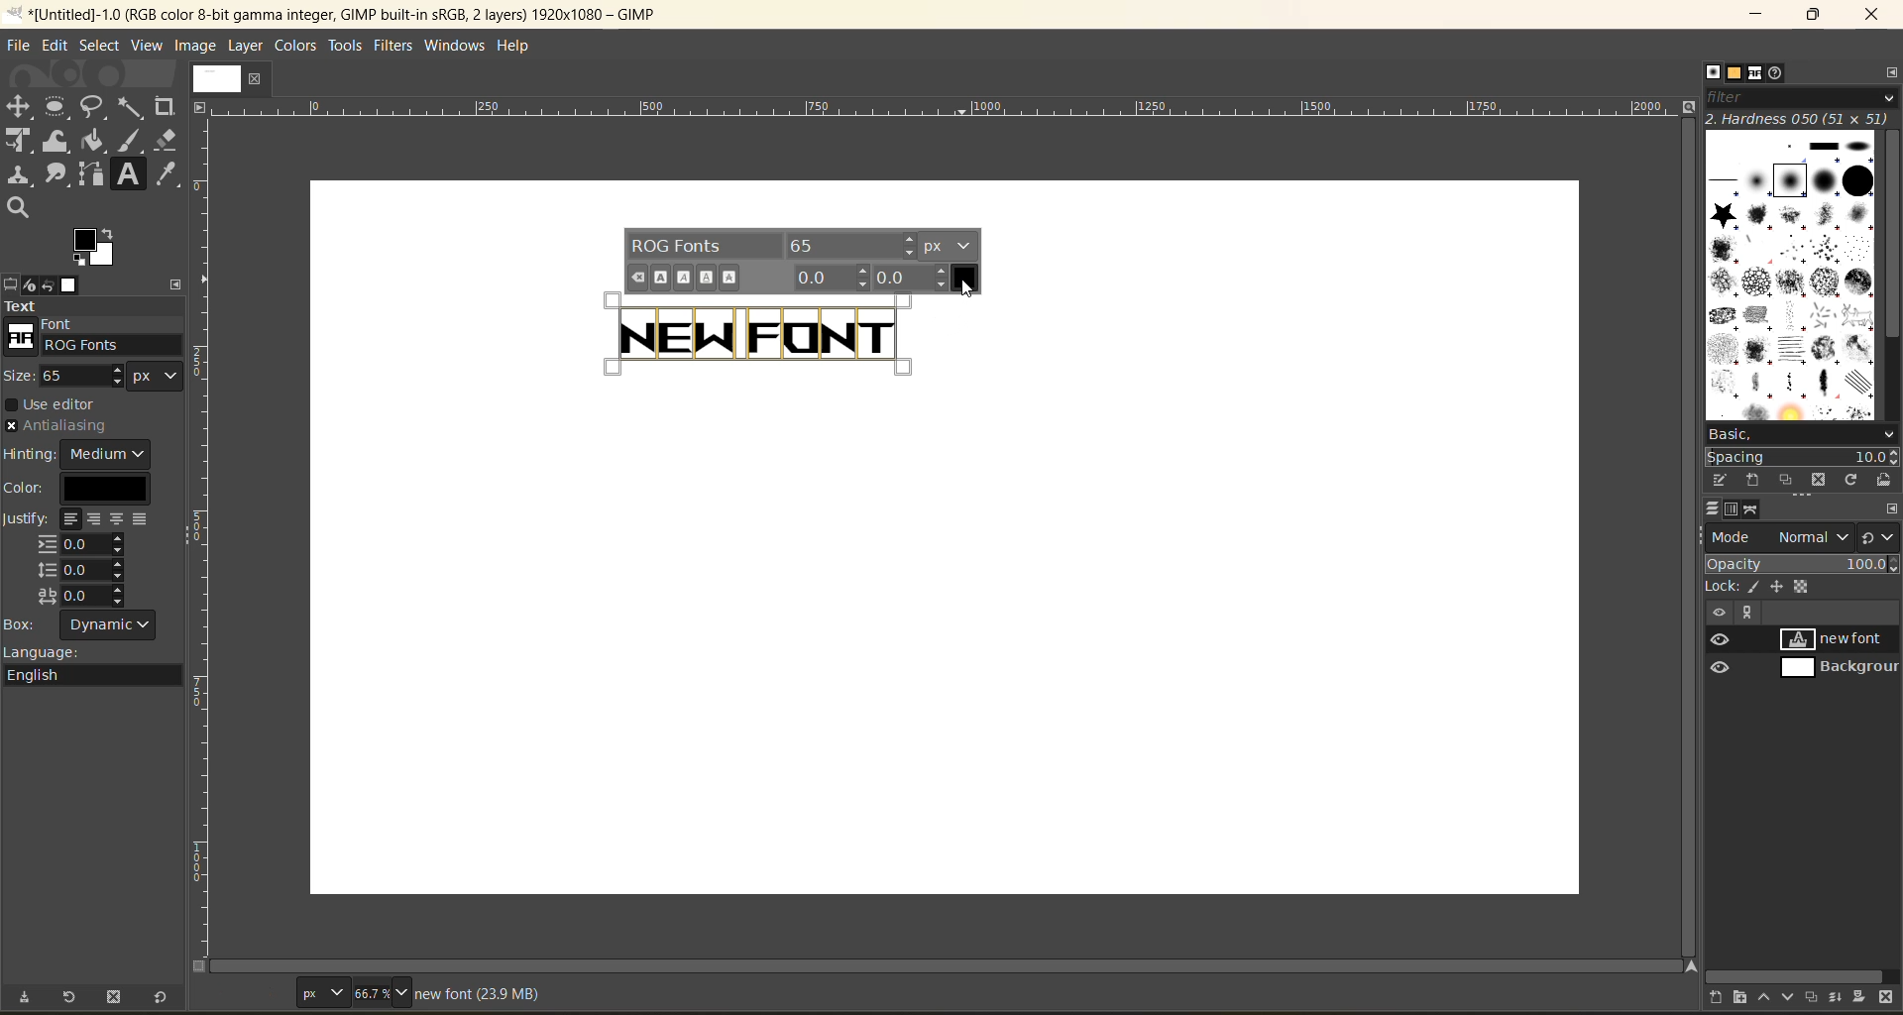  What do you see at coordinates (22, 42) in the screenshot?
I see `file` at bounding box center [22, 42].